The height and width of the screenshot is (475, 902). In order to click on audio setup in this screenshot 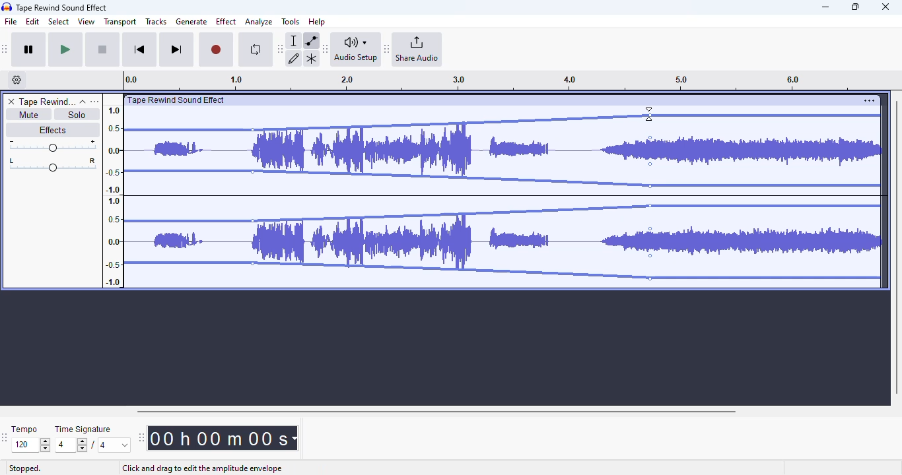, I will do `click(356, 49)`.